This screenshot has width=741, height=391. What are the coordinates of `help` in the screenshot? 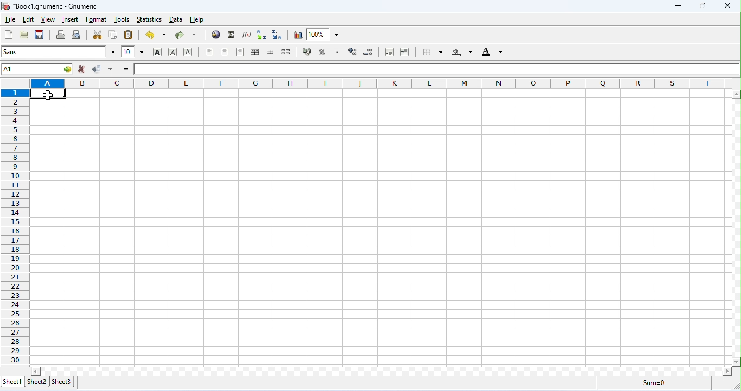 It's located at (196, 19).